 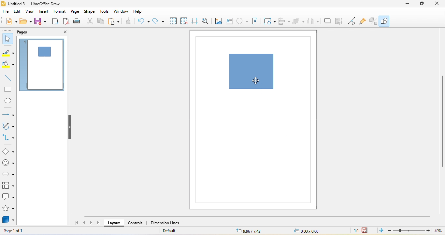 What do you see at coordinates (25, 32) in the screenshot?
I see `pages` at bounding box center [25, 32].